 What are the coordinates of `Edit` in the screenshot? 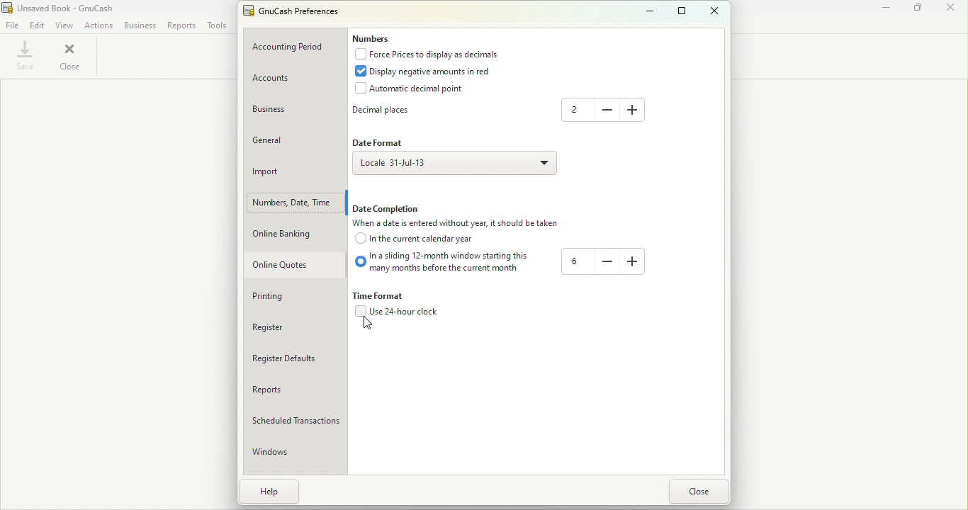 It's located at (38, 24).